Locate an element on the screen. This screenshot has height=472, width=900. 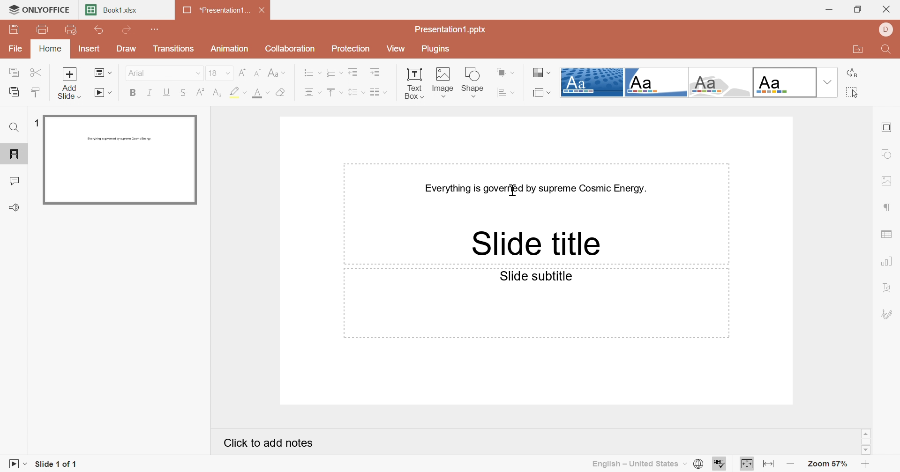
Line spacing is located at coordinates (357, 91).